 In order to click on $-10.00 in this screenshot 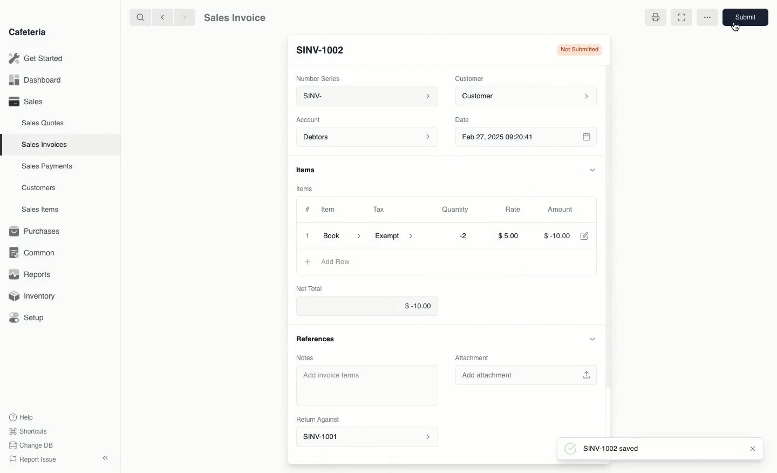, I will do `click(557, 235)`.